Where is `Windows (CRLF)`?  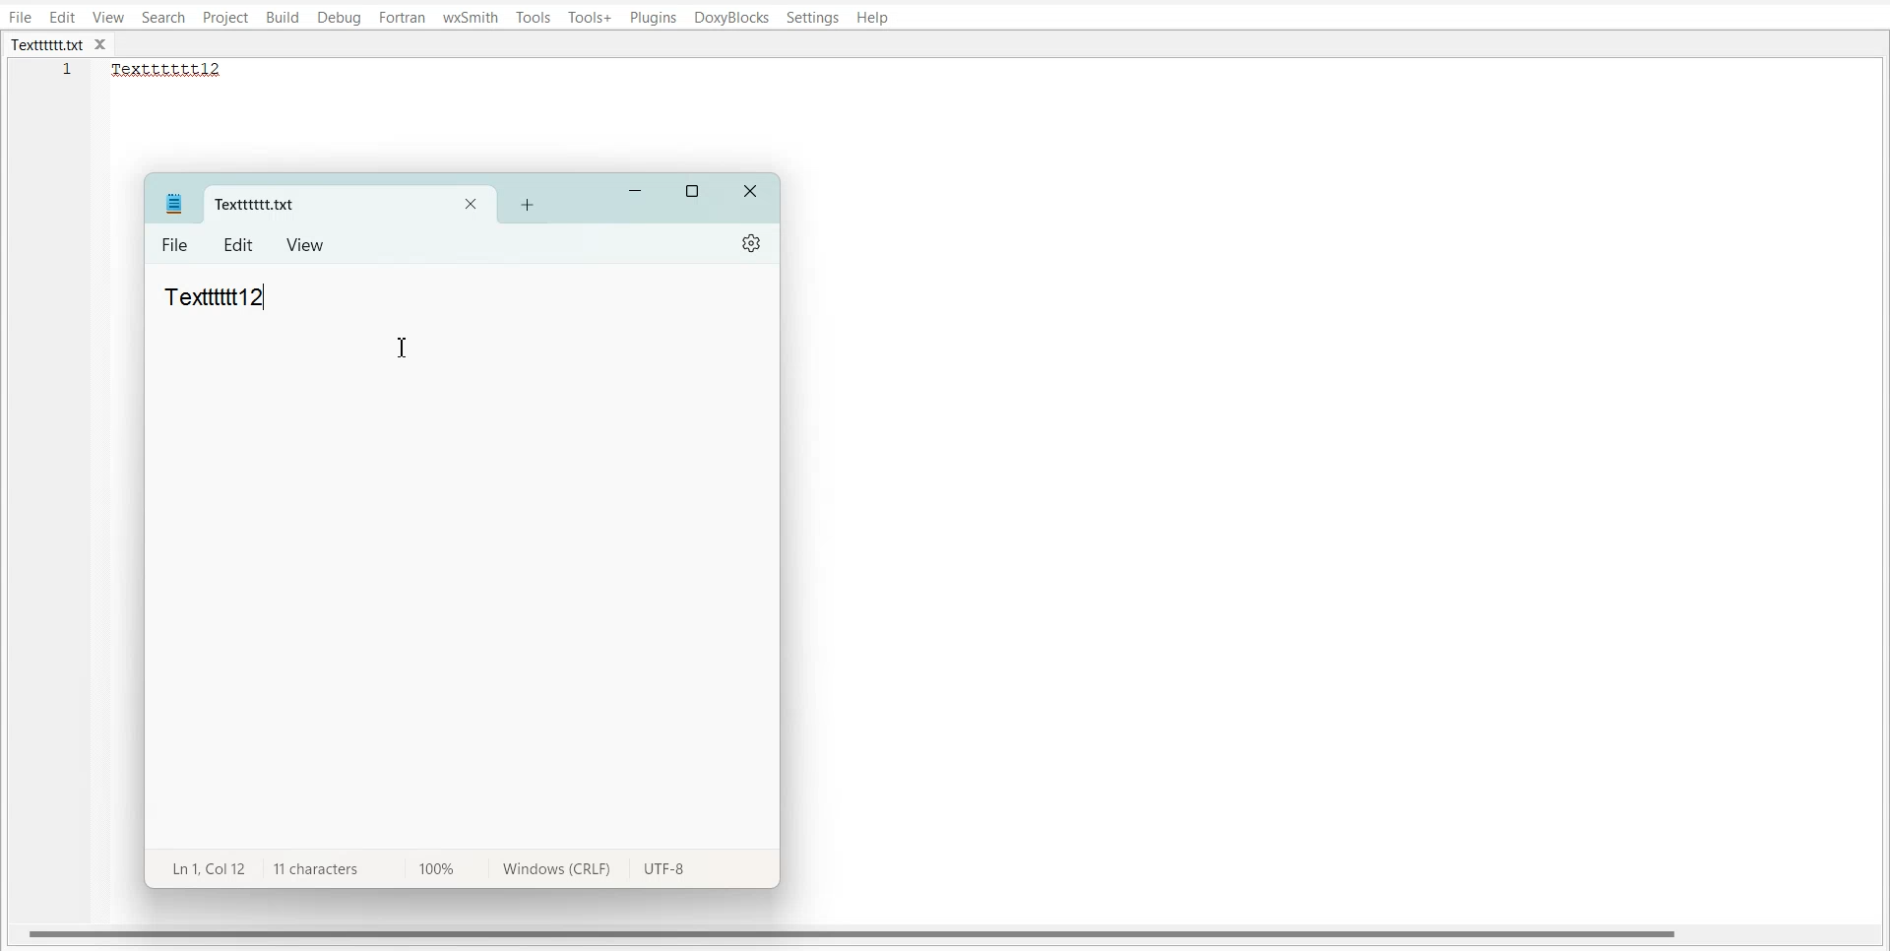 Windows (CRLF) is located at coordinates (552, 872).